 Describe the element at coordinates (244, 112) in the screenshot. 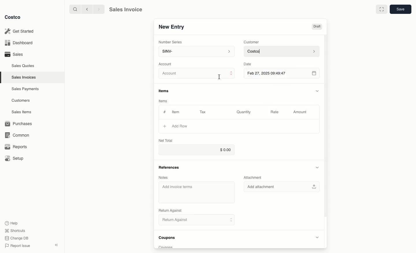

I see `Quantity` at that location.